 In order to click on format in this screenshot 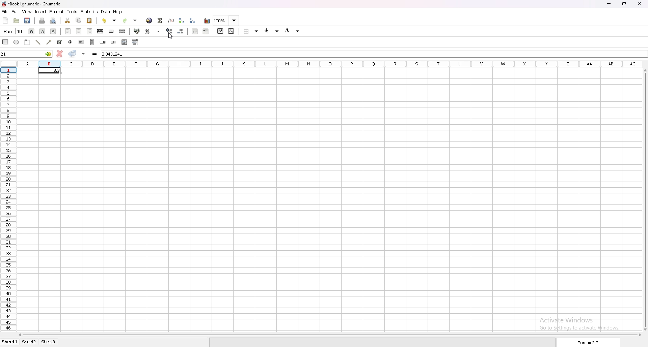, I will do `click(57, 11)`.